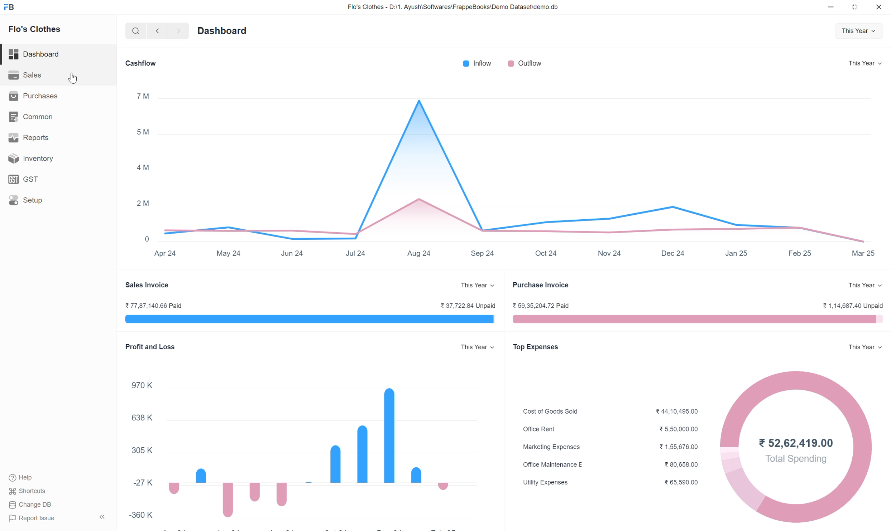 Image resolution: width=891 pixels, height=531 pixels. What do you see at coordinates (168, 252) in the screenshot?
I see `Apr 24` at bounding box center [168, 252].